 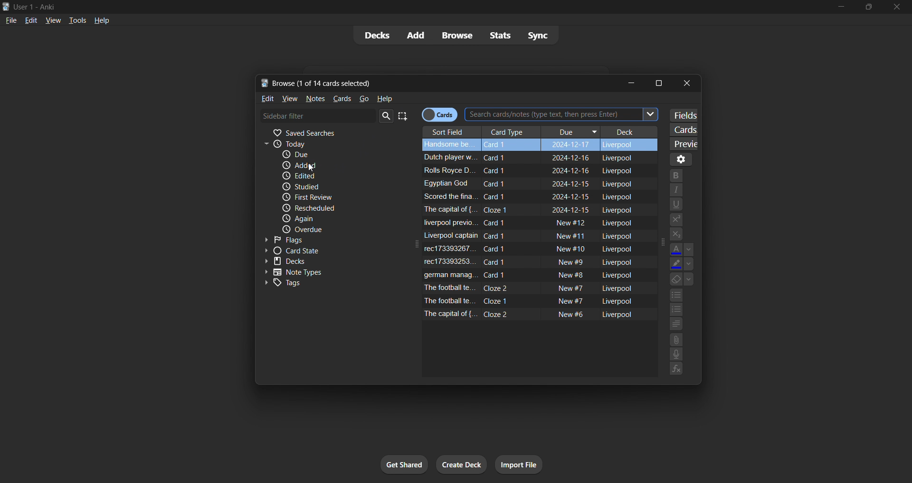 What do you see at coordinates (530, 261) in the screenshot?
I see `rec173393253... Card 1 New #9 Liverpool` at bounding box center [530, 261].